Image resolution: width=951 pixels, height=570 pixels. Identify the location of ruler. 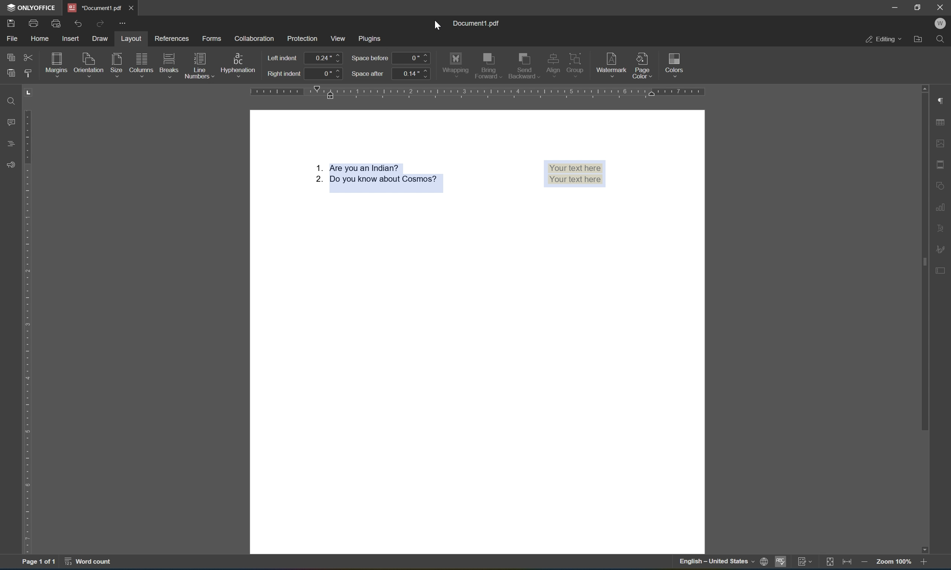
(476, 93).